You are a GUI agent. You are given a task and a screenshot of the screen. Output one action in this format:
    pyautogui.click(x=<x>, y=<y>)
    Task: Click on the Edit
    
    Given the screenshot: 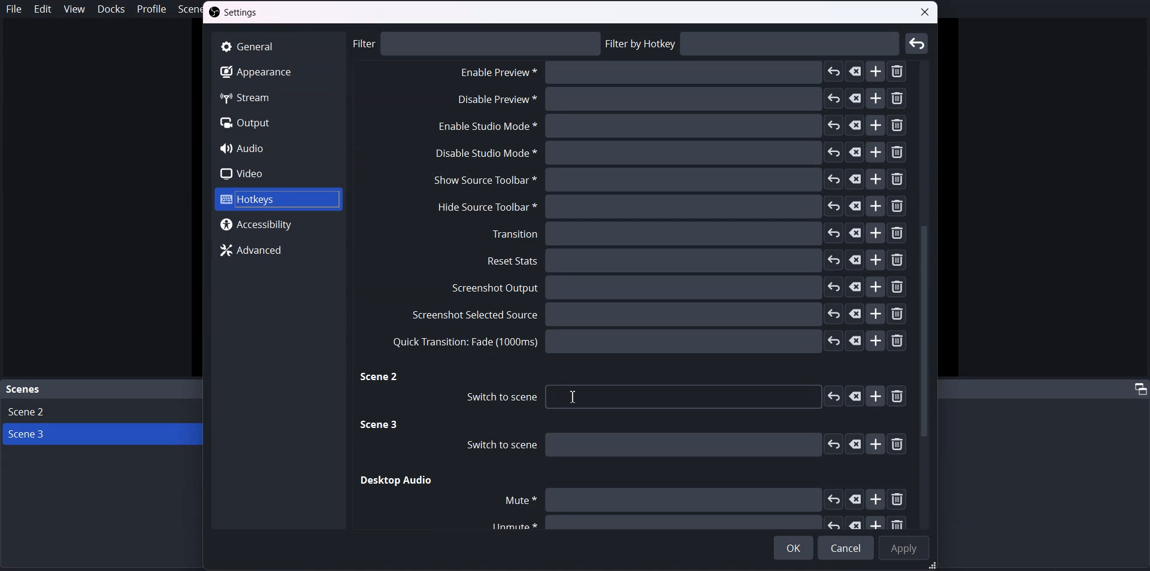 What is the action you would take?
    pyautogui.click(x=43, y=9)
    